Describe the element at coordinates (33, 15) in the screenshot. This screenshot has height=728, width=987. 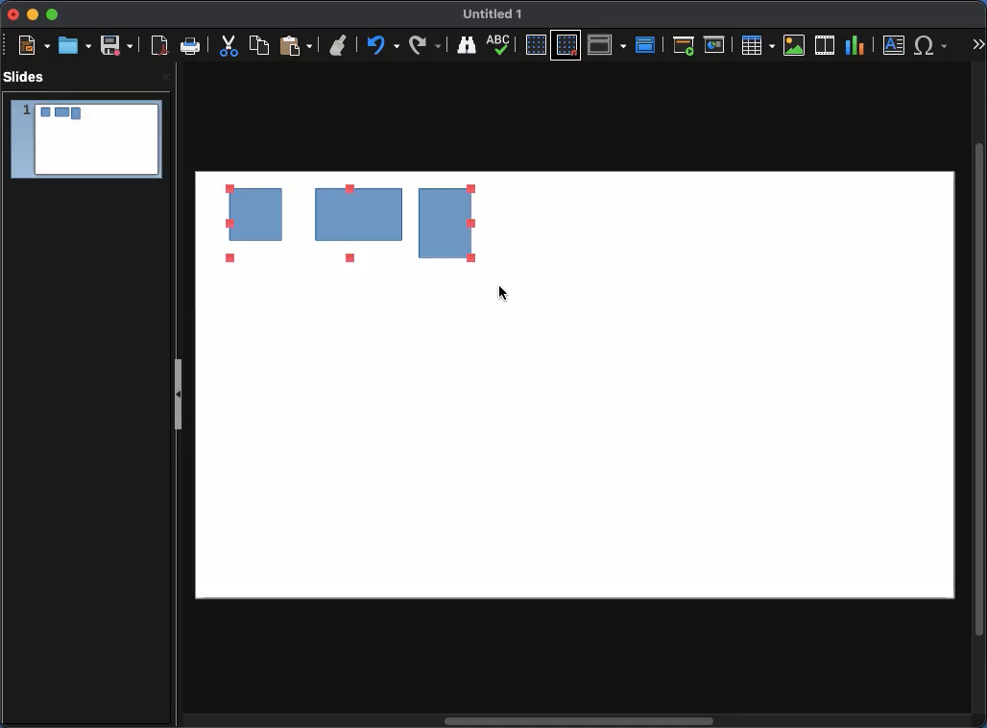
I see `Minimize` at that location.